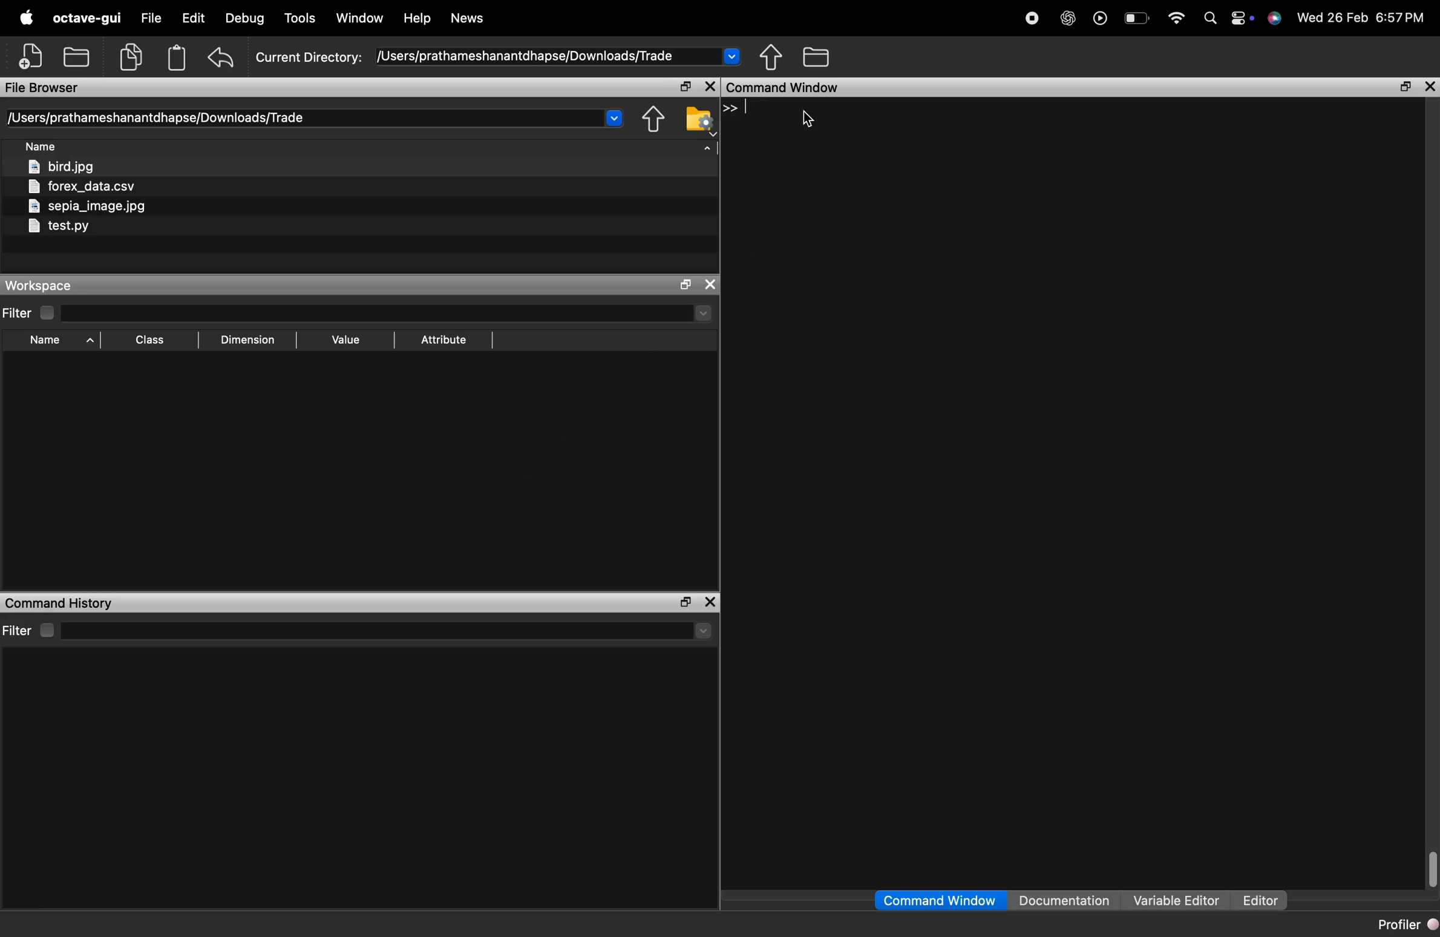  Describe the element at coordinates (805, 119) in the screenshot. I see `cursor` at that location.